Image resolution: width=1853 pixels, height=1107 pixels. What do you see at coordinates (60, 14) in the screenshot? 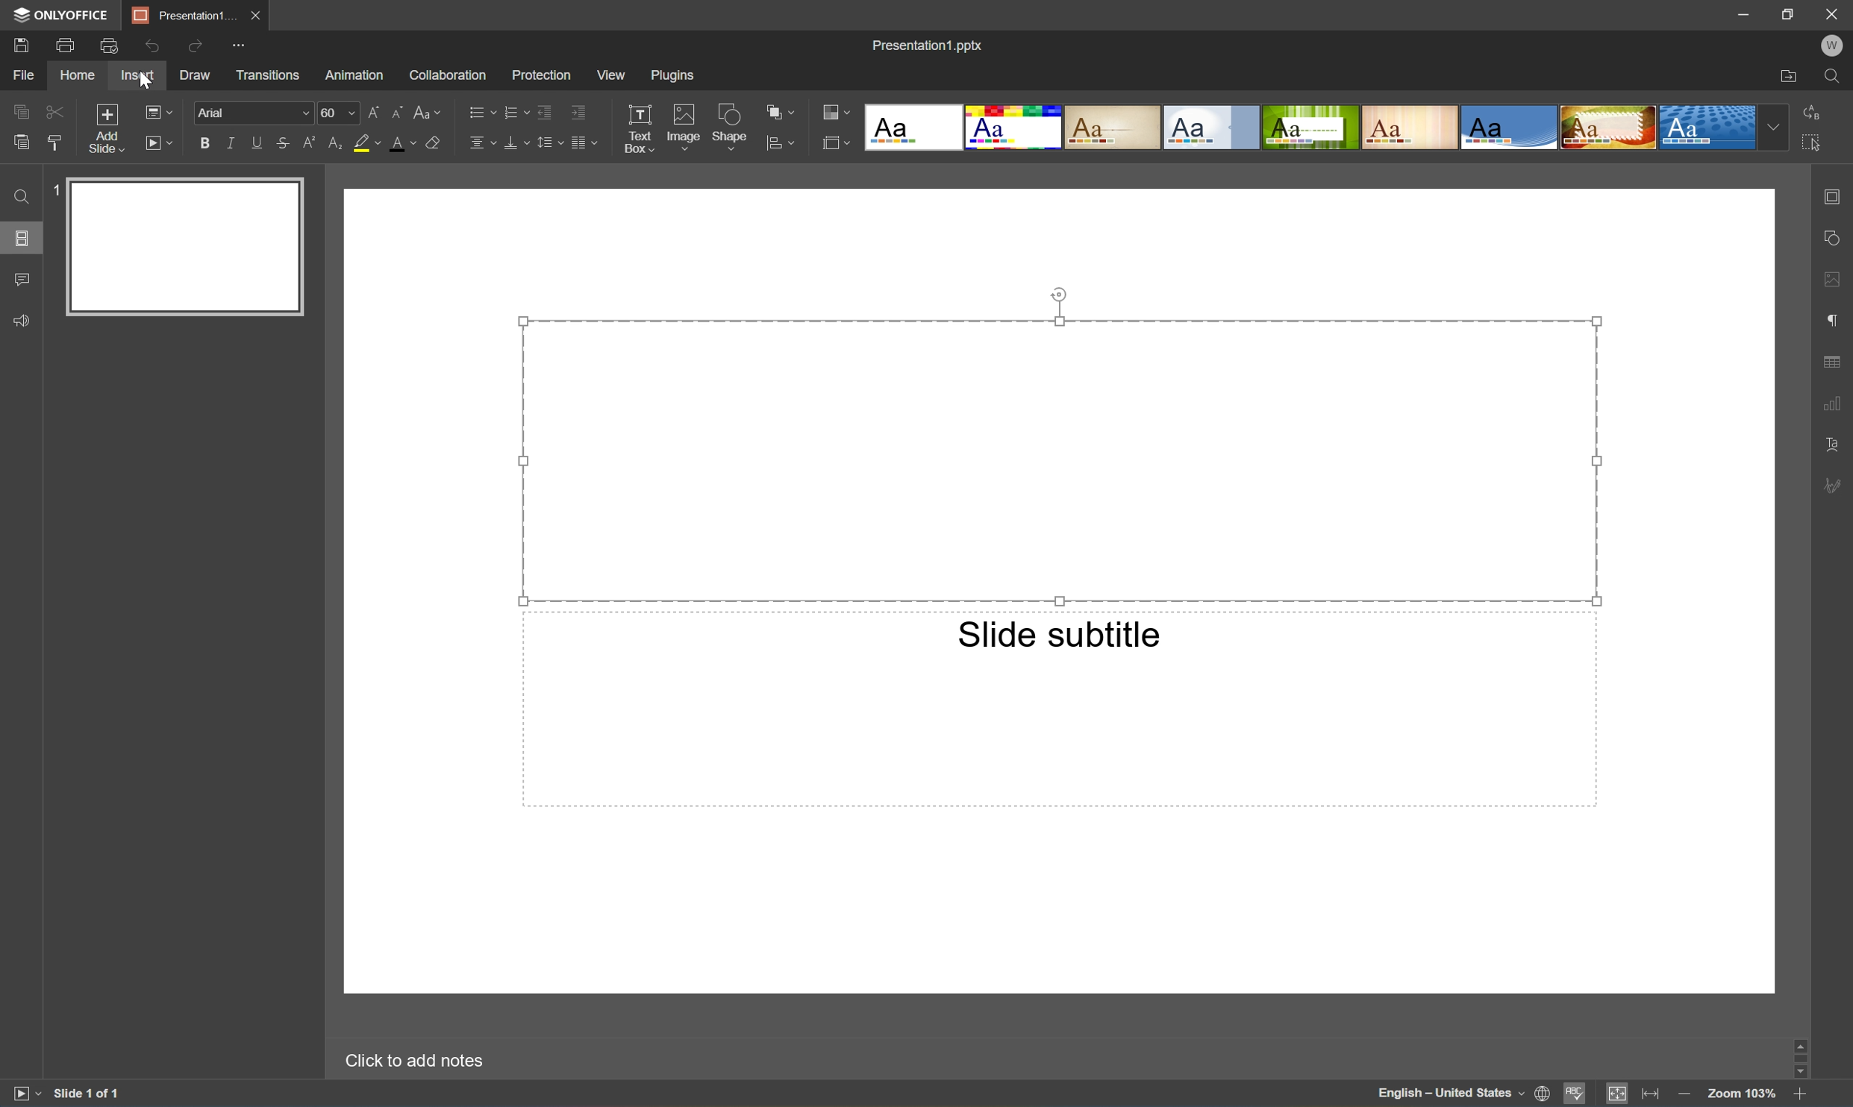
I see `ONLYOFFICE` at bounding box center [60, 14].